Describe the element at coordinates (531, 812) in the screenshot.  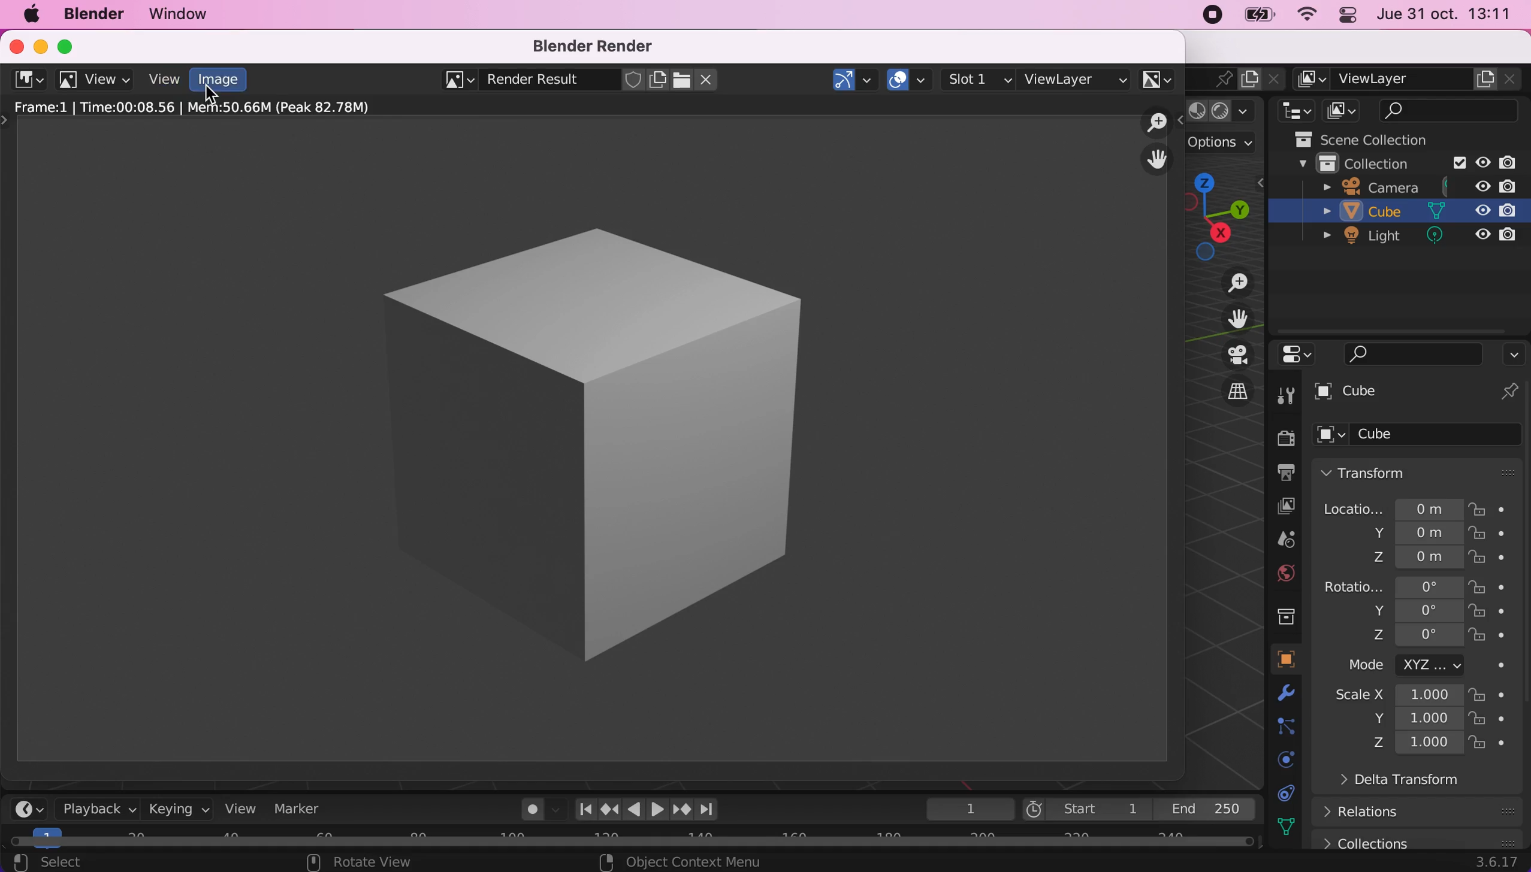
I see `auto keying` at that location.